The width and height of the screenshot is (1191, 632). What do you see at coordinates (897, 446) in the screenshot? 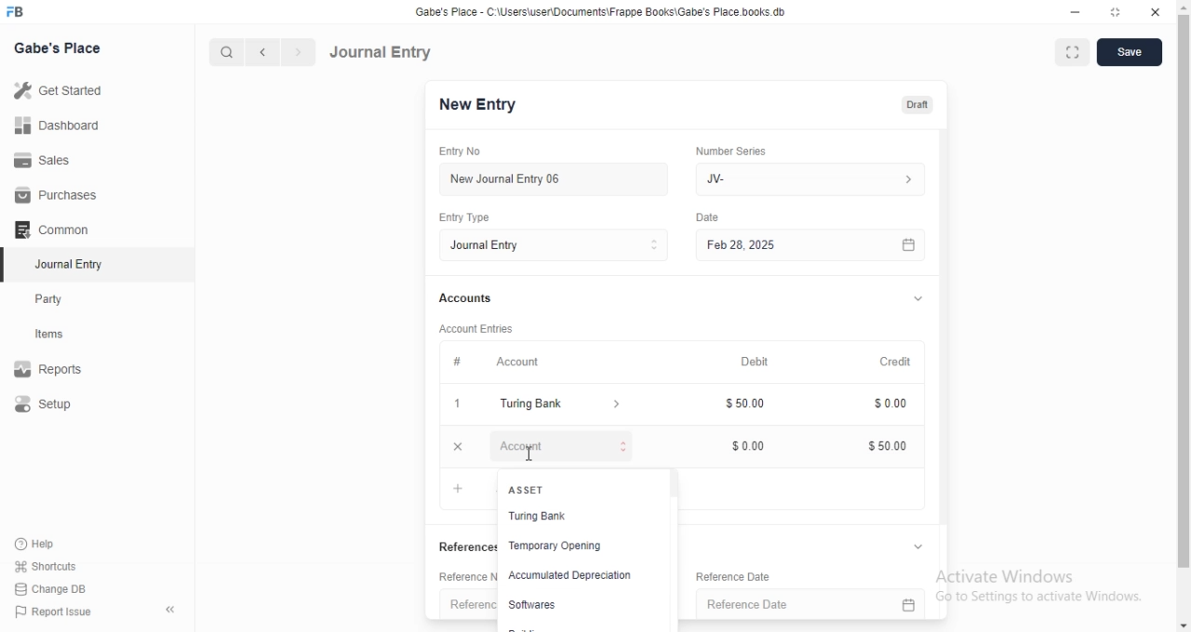
I see `$5000` at bounding box center [897, 446].